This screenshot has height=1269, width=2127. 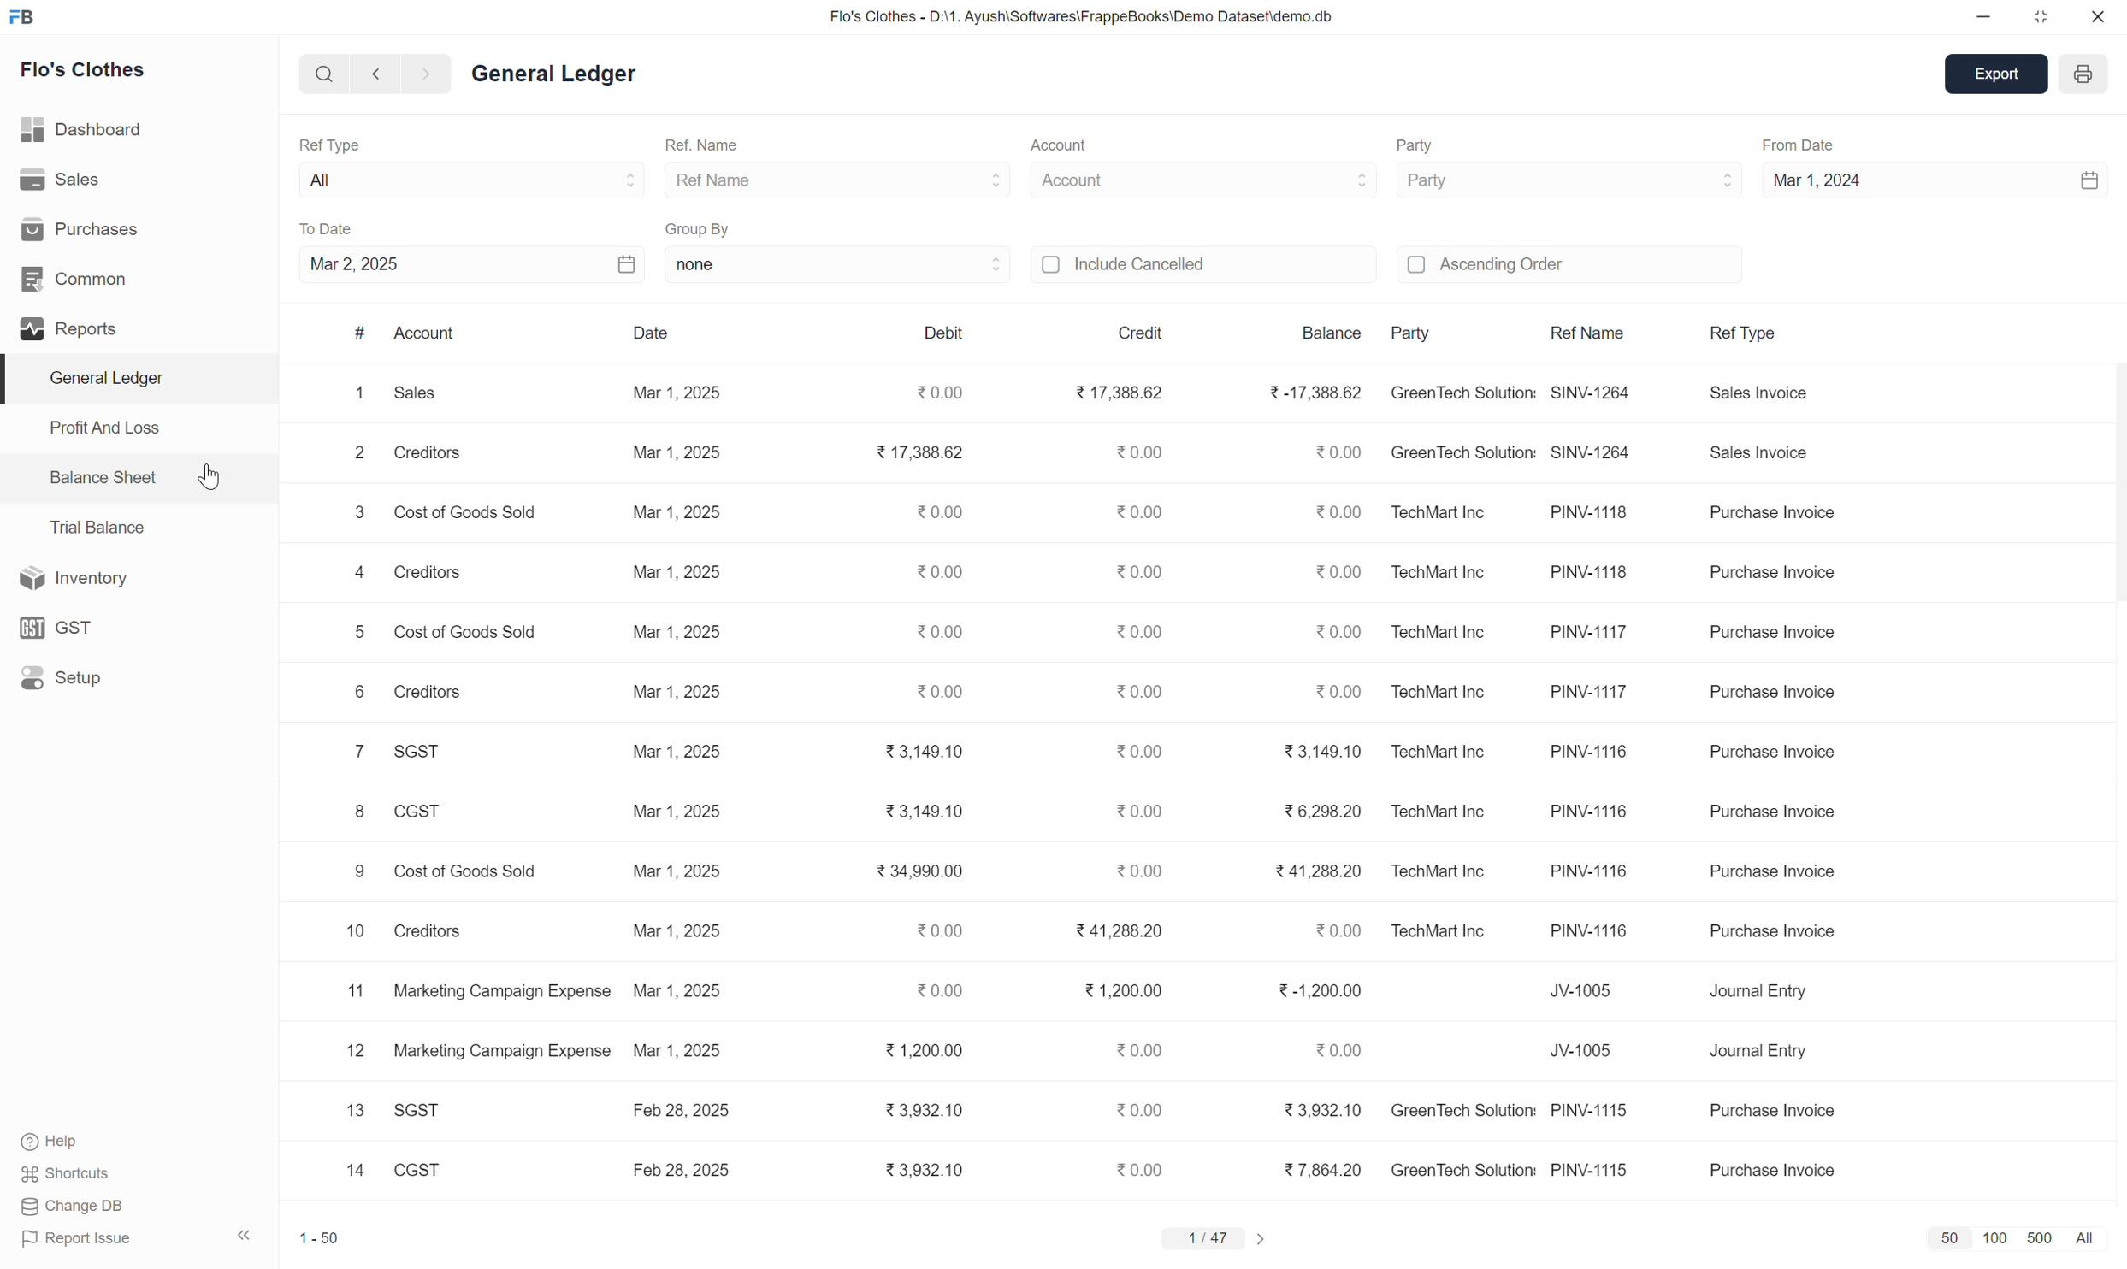 What do you see at coordinates (358, 393) in the screenshot?
I see `1` at bounding box center [358, 393].